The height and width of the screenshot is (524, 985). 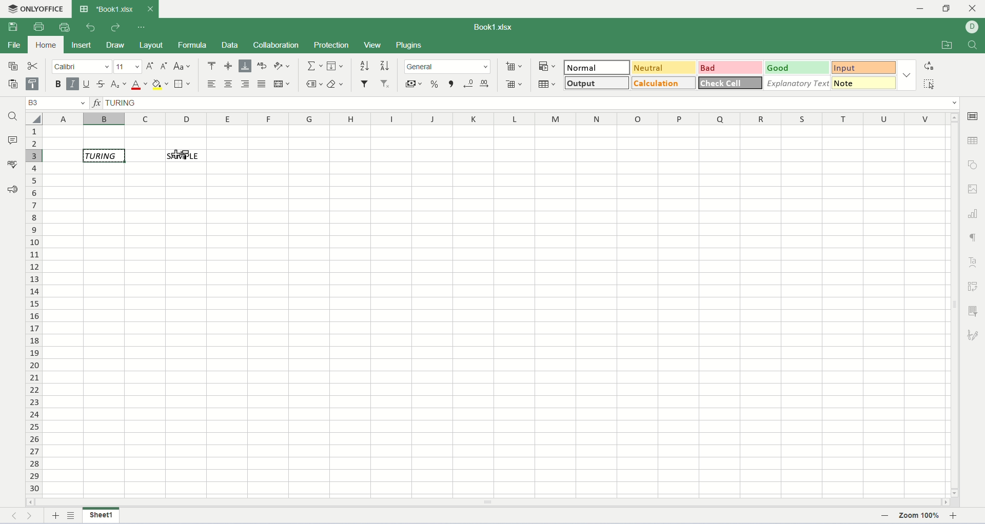 I want to click on zoom in, so click(x=955, y=517).